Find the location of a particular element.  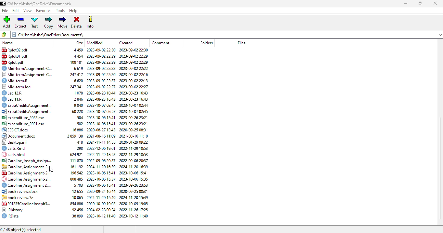

carts.html is located at coordinates (17, 154).